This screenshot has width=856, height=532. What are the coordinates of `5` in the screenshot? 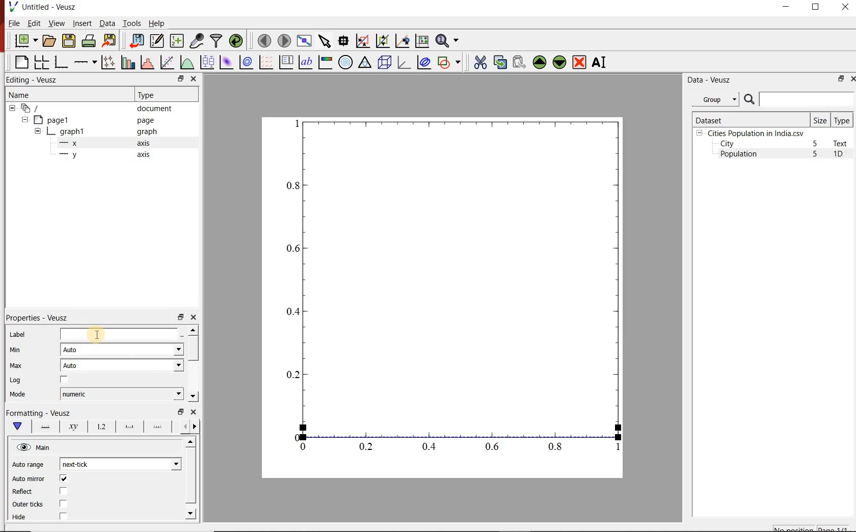 It's located at (816, 154).